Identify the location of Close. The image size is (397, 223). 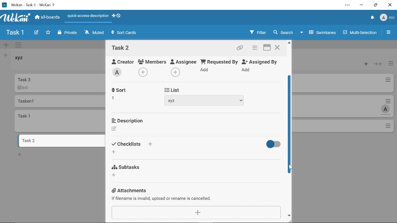
(390, 5).